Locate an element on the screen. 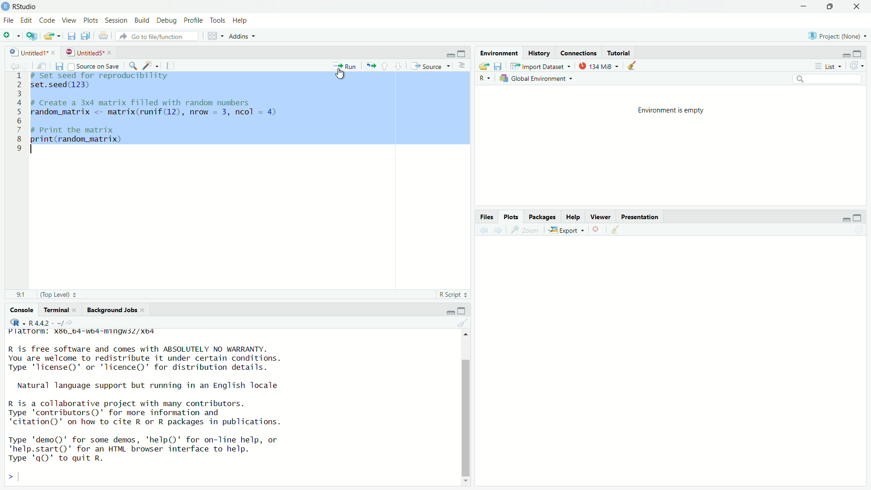 This screenshot has width=871, height=490. save is located at coordinates (499, 67).